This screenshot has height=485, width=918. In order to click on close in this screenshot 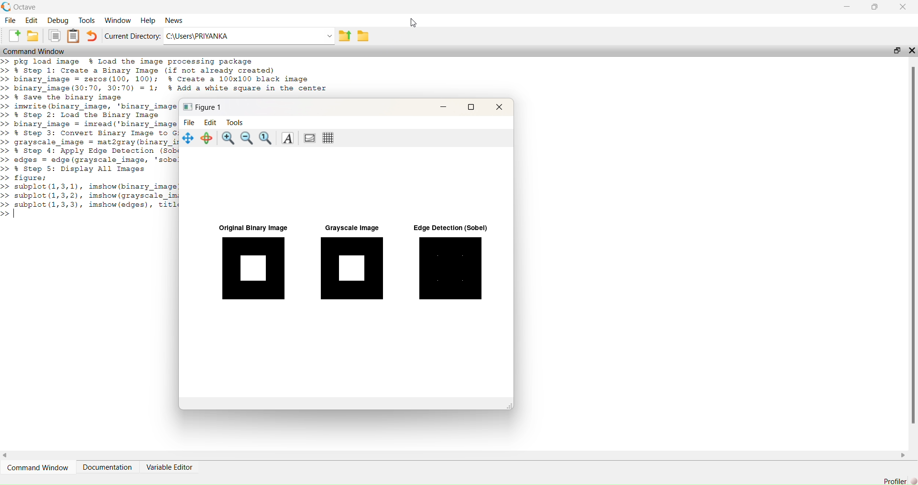, I will do `click(904, 6)`.